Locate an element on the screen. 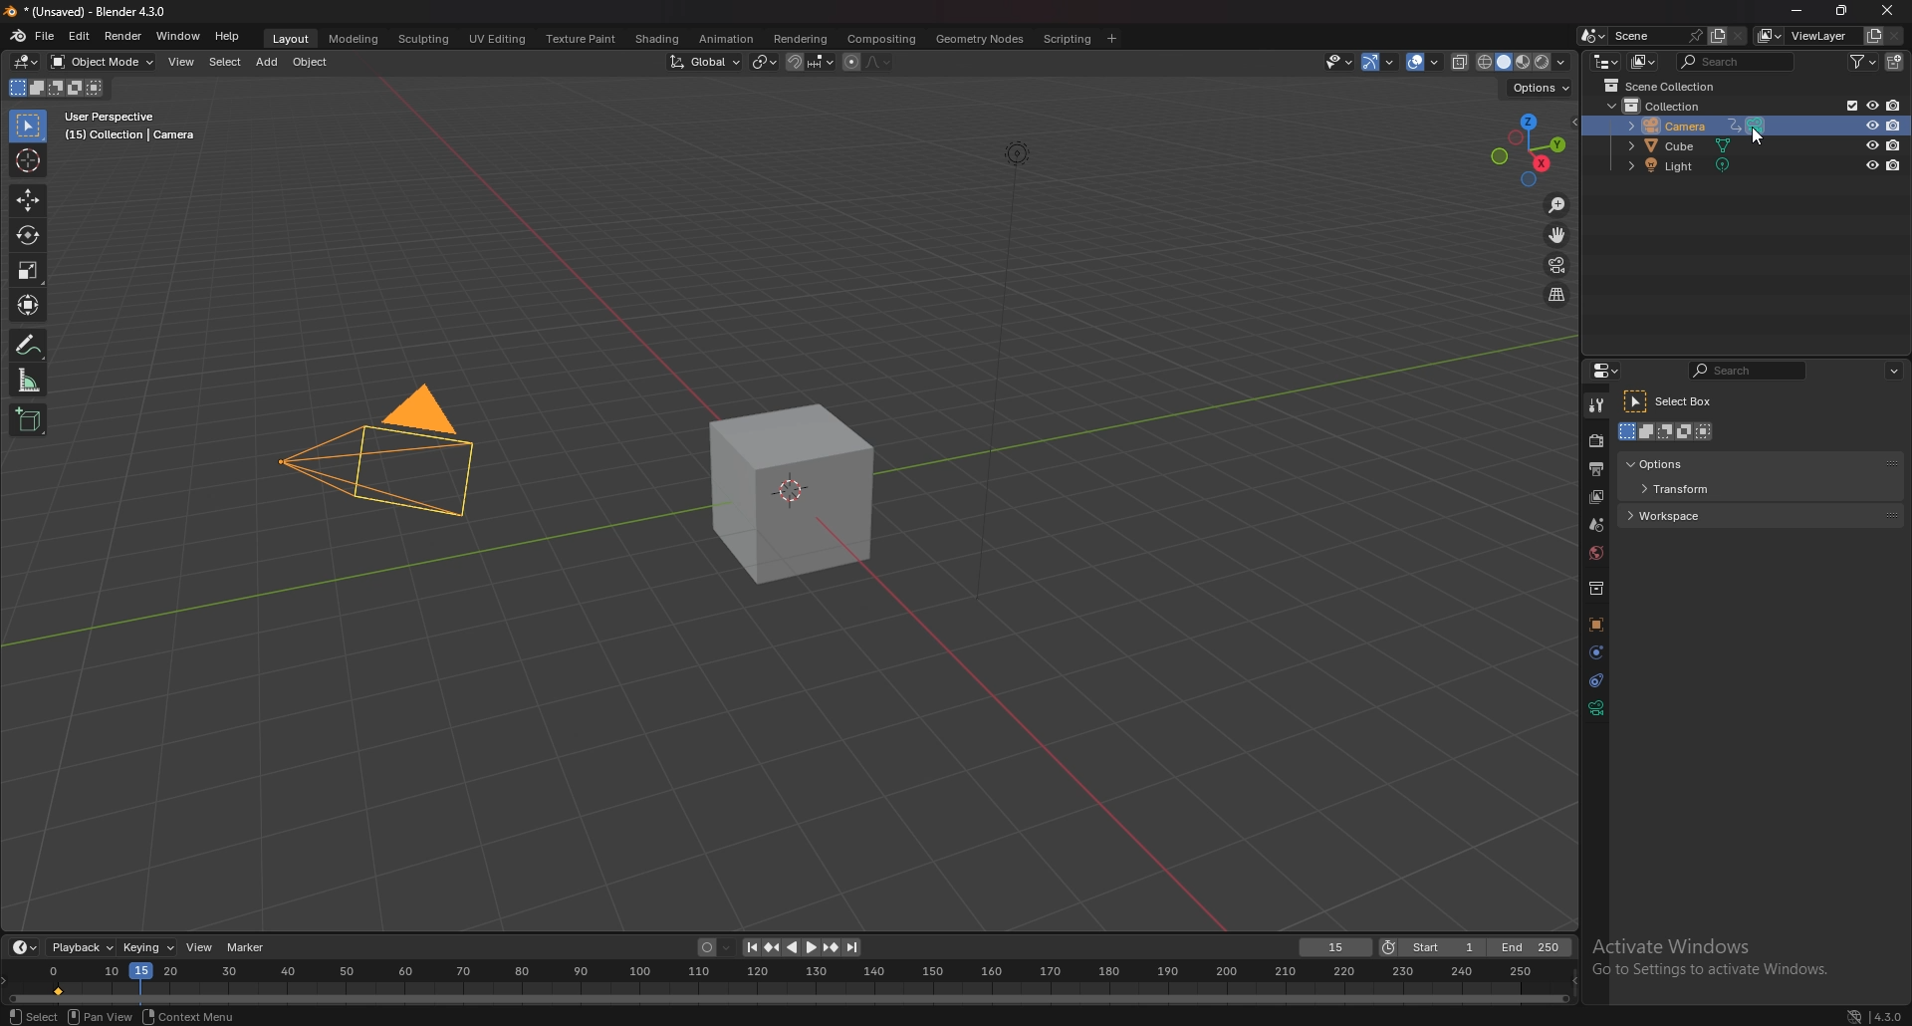 The image size is (1912, 1026). mode is located at coordinates (56, 88).